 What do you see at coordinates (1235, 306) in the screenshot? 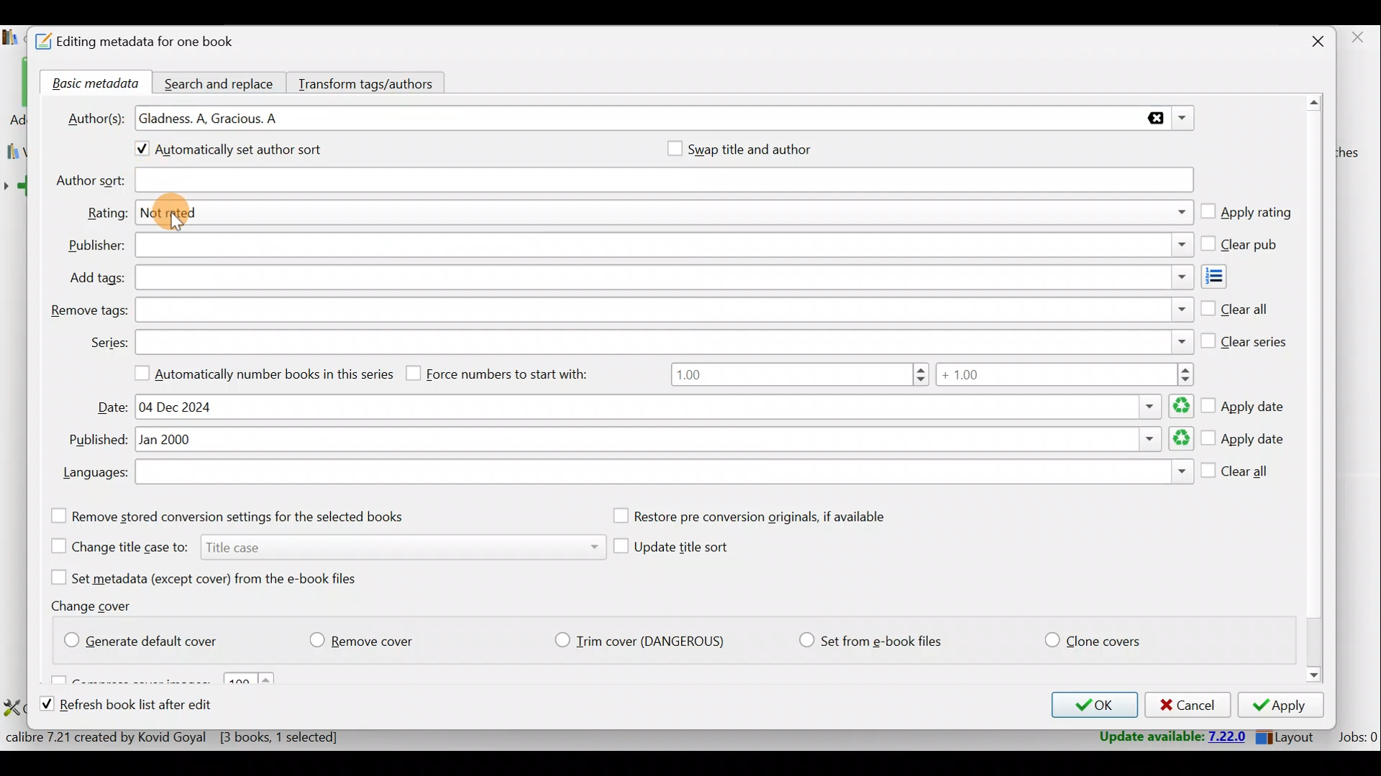
I see `Clear all` at bounding box center [1235, 306].